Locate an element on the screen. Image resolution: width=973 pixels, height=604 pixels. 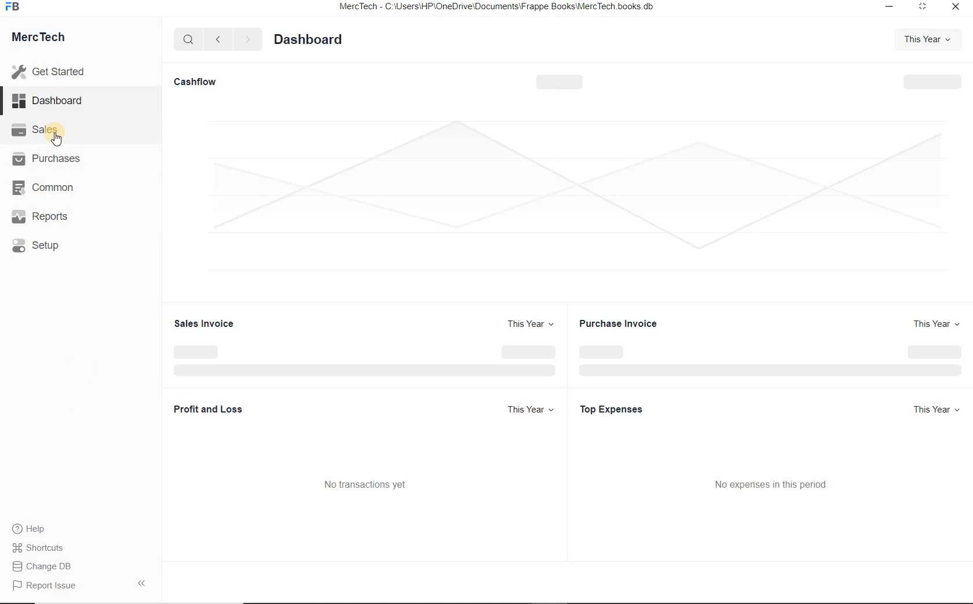
Go back is located at coordinates (220, 40).